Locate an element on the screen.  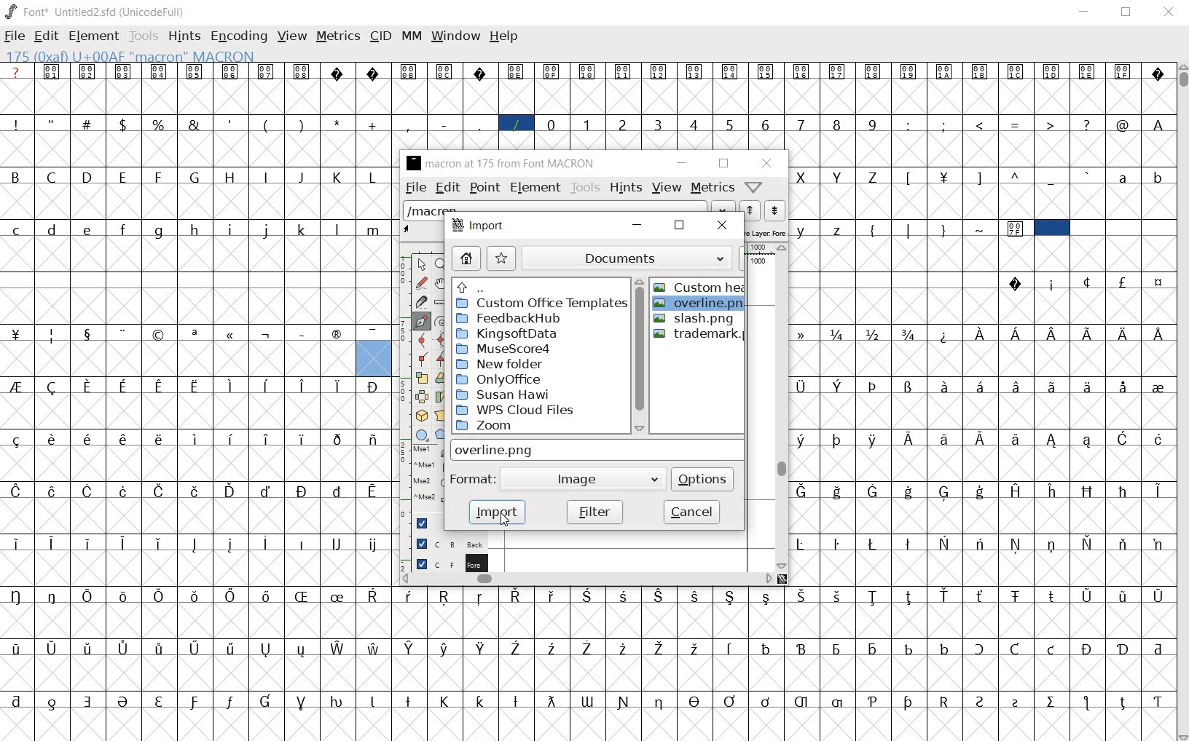
Symbol is located at coordinates (768, 700).